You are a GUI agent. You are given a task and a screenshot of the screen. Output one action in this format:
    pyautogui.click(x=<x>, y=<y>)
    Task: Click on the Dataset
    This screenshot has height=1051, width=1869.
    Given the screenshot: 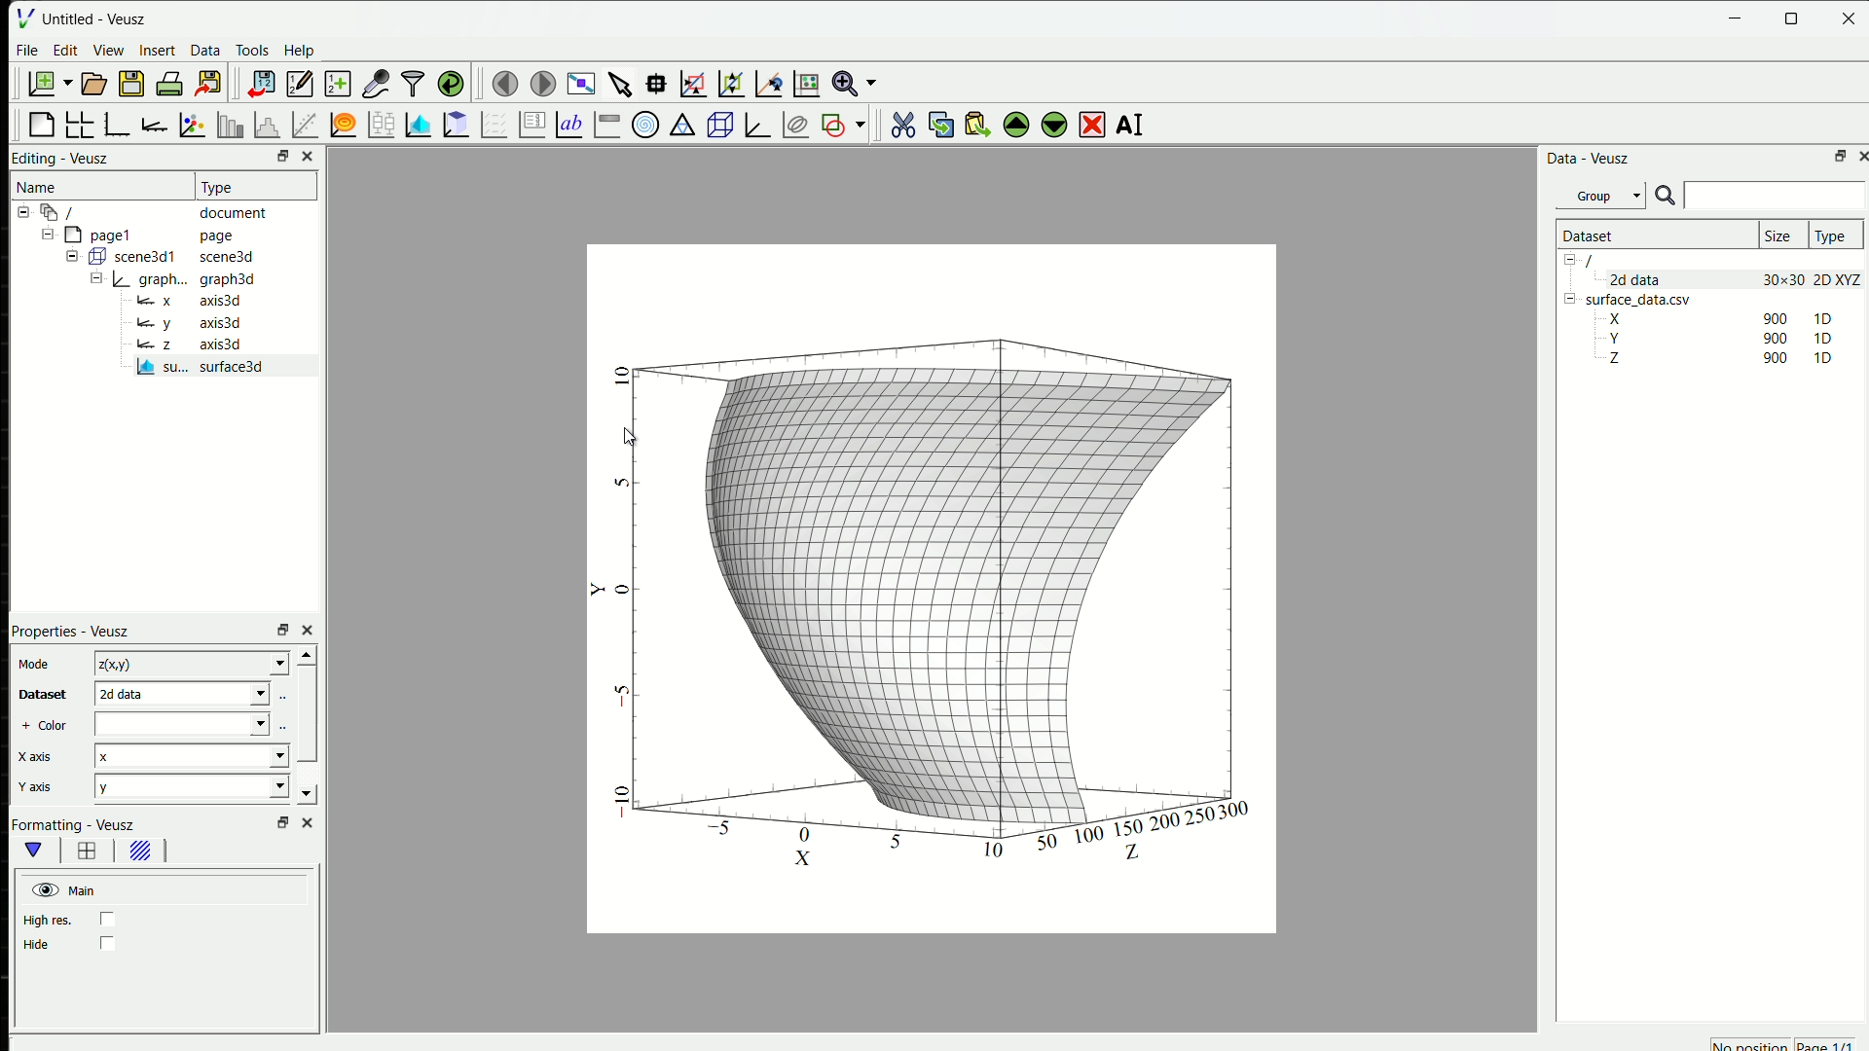 What is the action you would take?
    pyautogui.click(x=41, y=696)
    